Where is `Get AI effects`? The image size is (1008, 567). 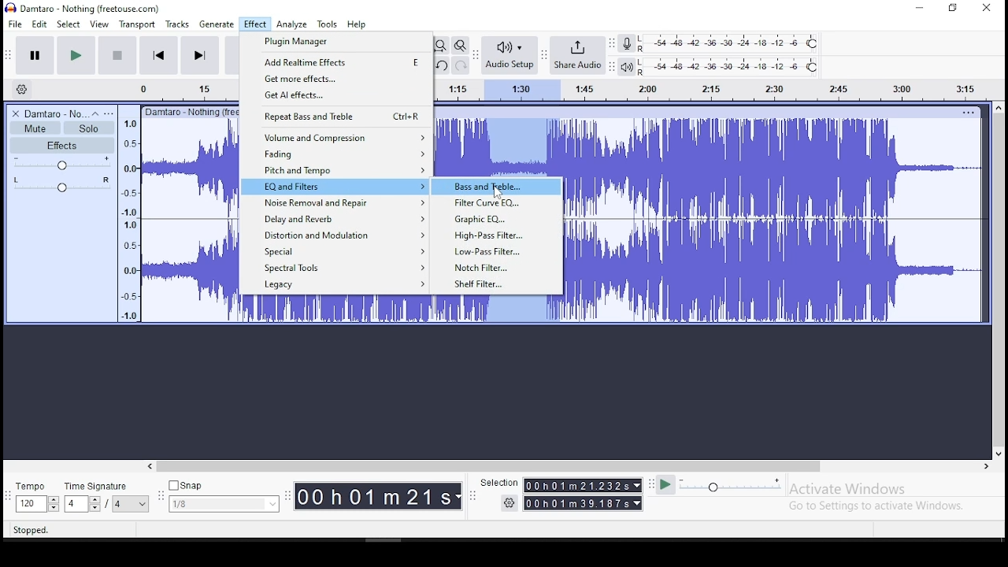
Get AI effects is located at coordinates (336, 95).